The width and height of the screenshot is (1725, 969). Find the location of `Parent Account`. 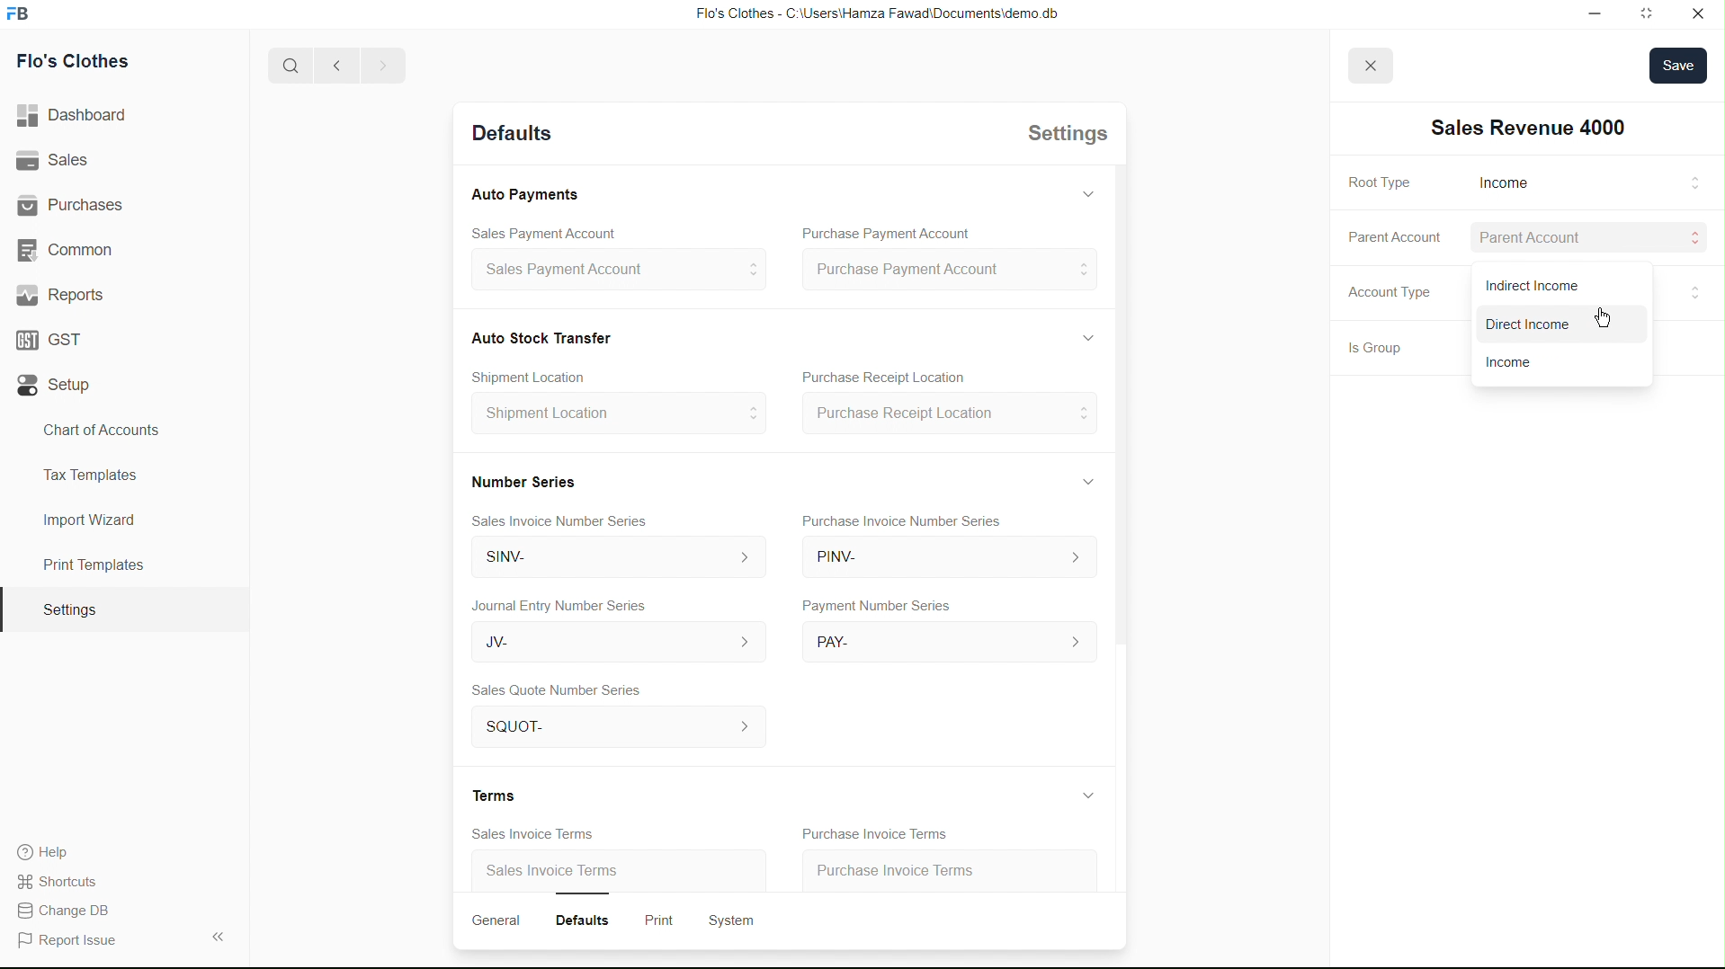

Parent Account is located at coordinates (1392, 236).